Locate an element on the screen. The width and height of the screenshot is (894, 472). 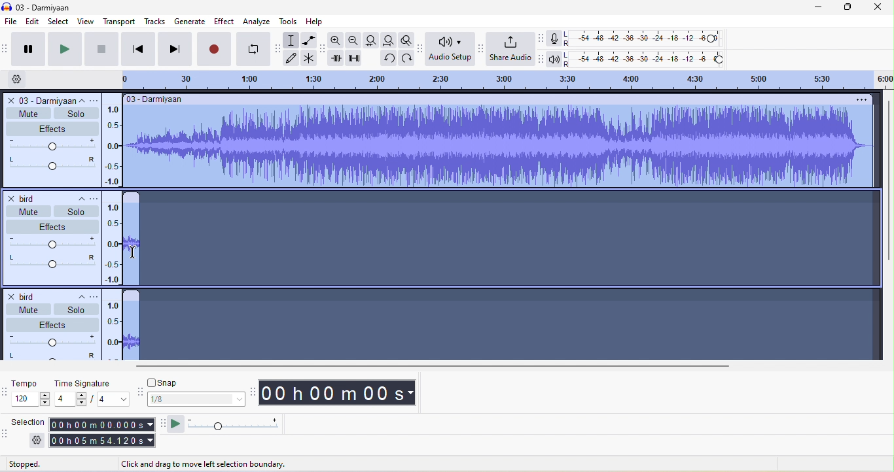
audacity play at speed toolbar is located at coordinates (164, 424).